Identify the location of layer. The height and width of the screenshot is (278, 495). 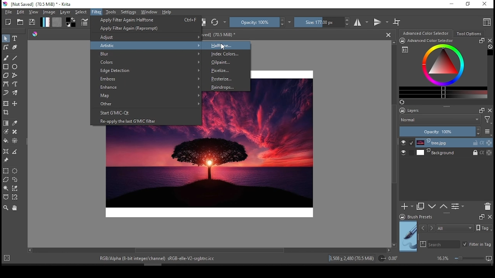
(65, 12).